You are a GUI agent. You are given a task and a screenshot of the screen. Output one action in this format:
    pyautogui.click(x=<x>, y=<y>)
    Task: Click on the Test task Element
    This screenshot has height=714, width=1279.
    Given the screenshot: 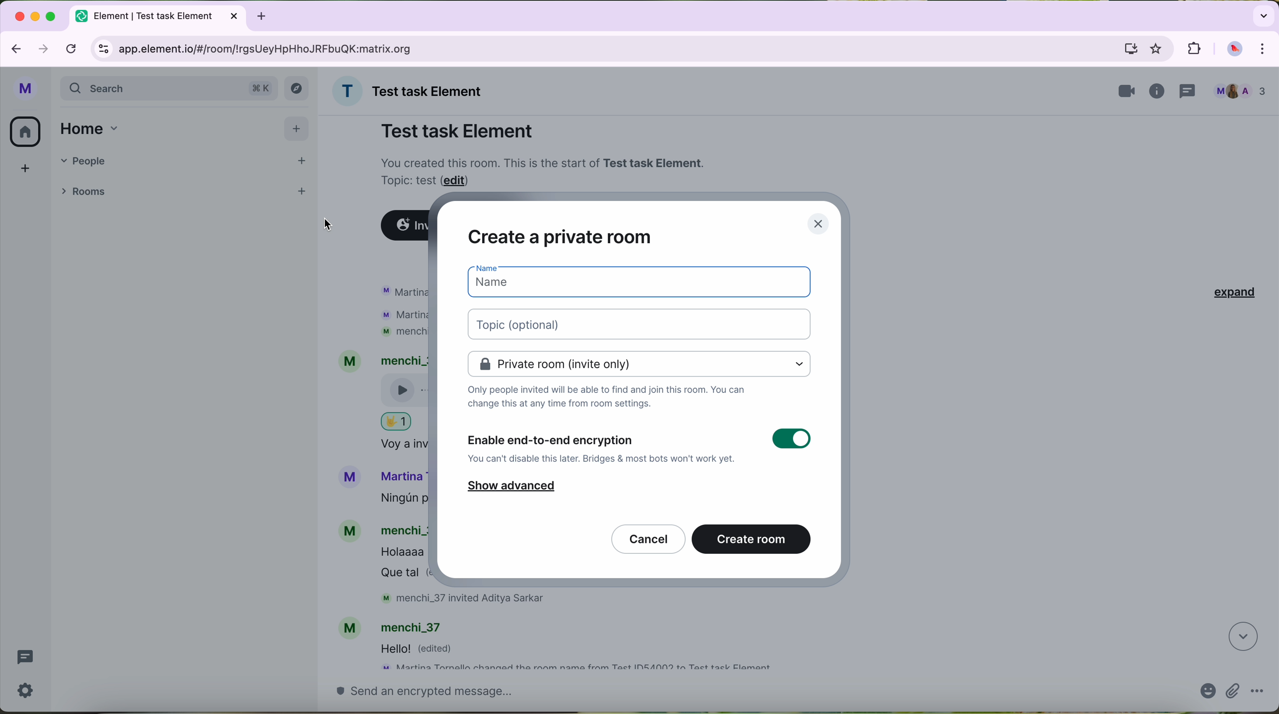 What is the action you would take?
    pyautogui.click(x=457, y=130)
    